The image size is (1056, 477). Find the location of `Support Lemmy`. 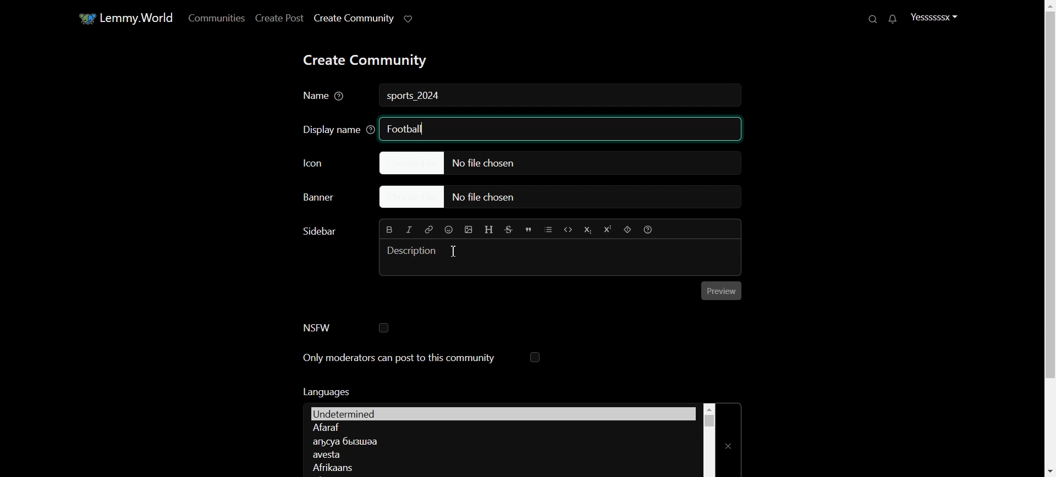

Support Lemmy is located at coordinates (409, 18).